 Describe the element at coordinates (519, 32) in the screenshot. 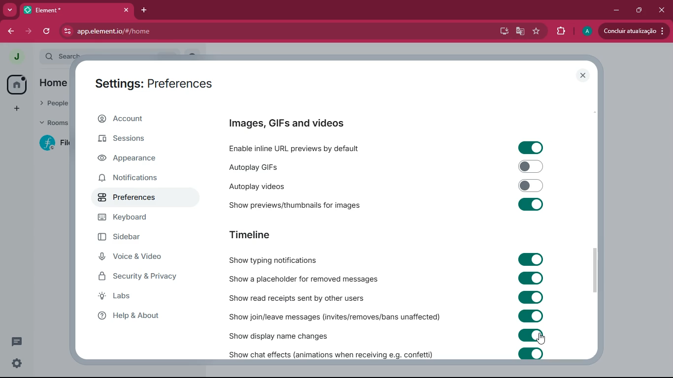

I see `google translate` at that location.